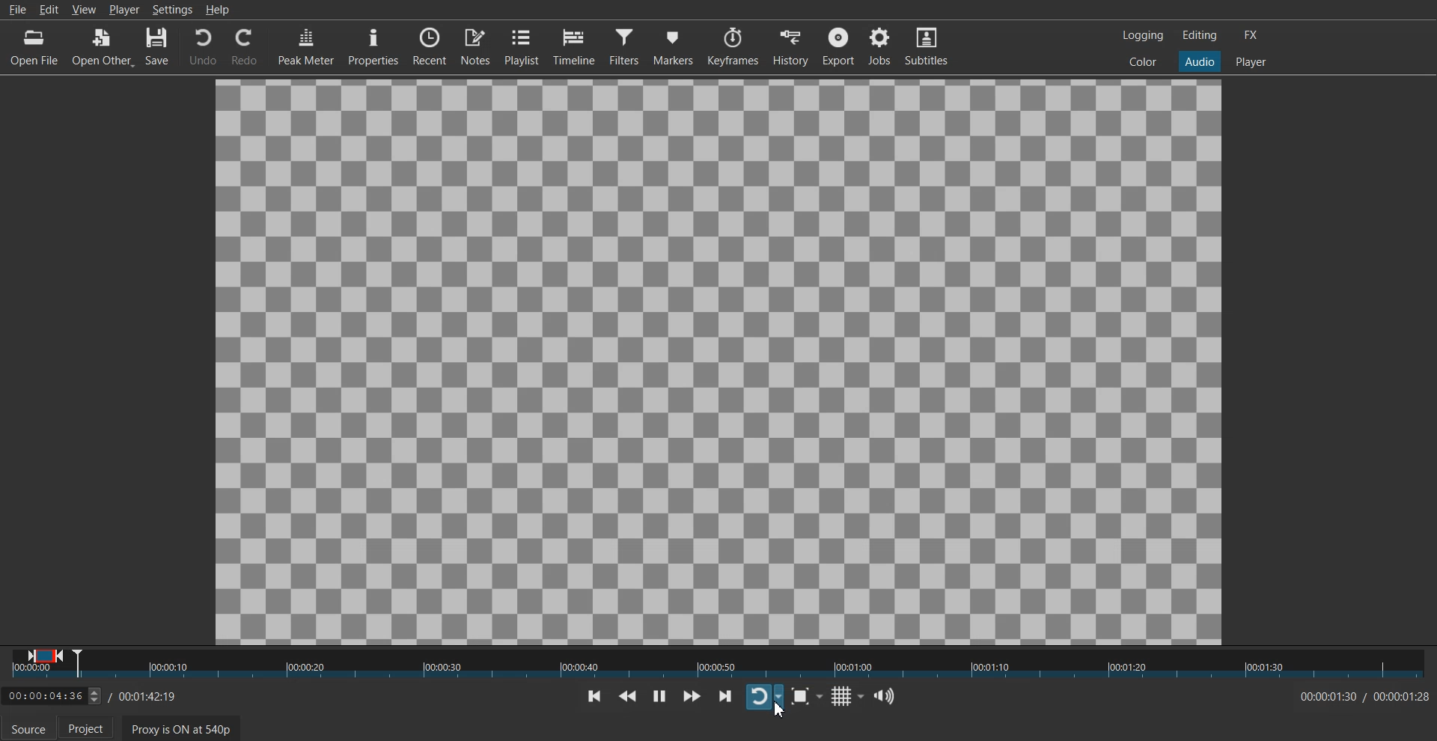 The width and height of the screenshot is (1437, 741). I want to click on Skip To previous point, so click(594, 696).